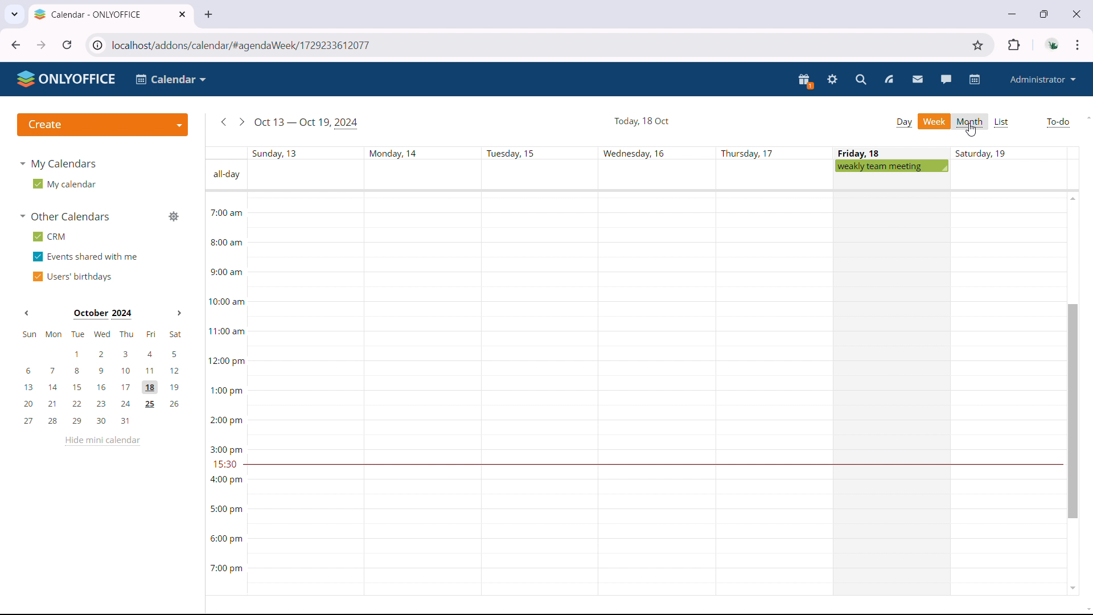 This screenshot has width=1093, height=615. I want to click on tab title, so click(89, 15).